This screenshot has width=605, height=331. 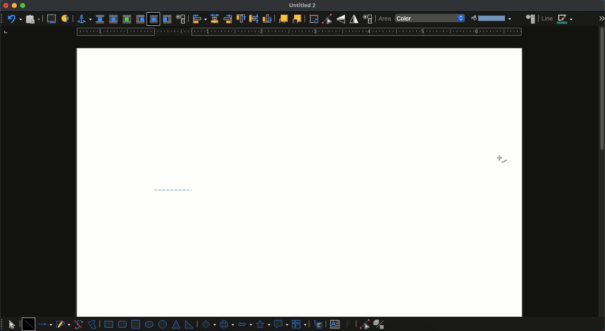 I want to click on block arrows, so click(x=245, y=323).